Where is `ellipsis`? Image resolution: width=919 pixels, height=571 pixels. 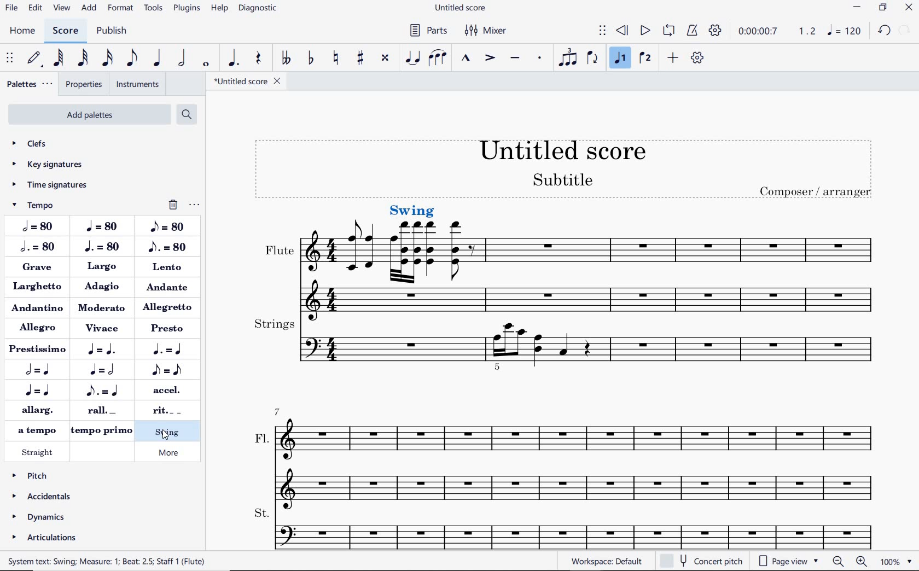 ellipsis is located at coordinates (193, 205).